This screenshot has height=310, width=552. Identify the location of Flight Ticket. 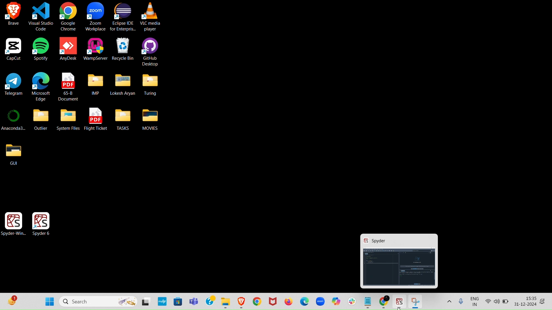
(97, 119).